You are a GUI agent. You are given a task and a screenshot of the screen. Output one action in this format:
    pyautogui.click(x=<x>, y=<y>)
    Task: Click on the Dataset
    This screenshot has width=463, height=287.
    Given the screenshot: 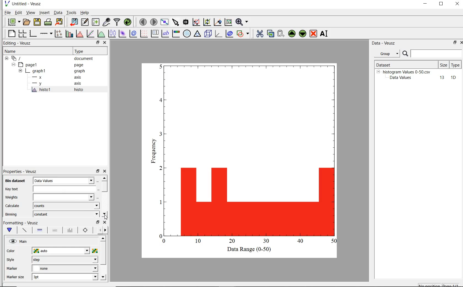 What is the action you would take?
    pyautogui.click(x=392, y=64)
    